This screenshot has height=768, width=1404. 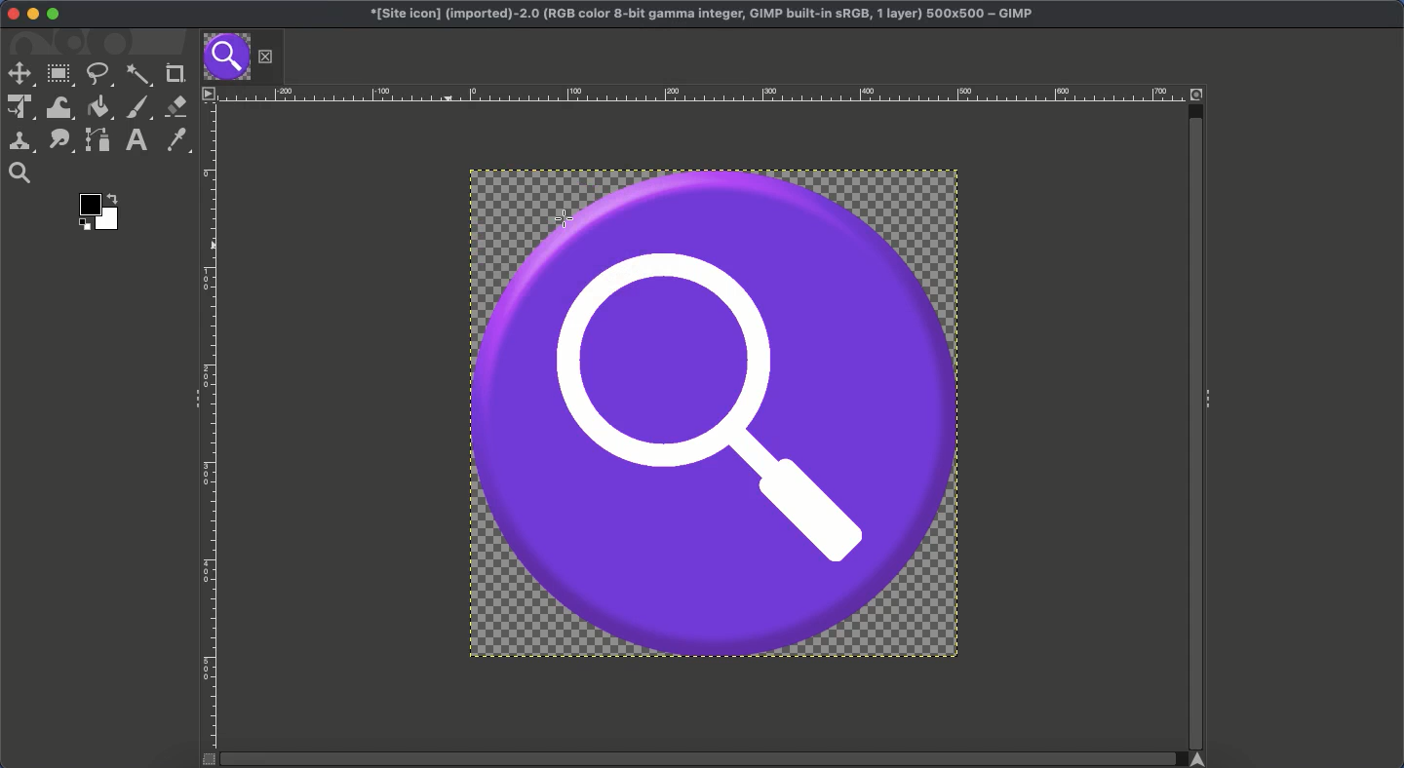 I want to click on Eraser, so click(x=175, y=106).